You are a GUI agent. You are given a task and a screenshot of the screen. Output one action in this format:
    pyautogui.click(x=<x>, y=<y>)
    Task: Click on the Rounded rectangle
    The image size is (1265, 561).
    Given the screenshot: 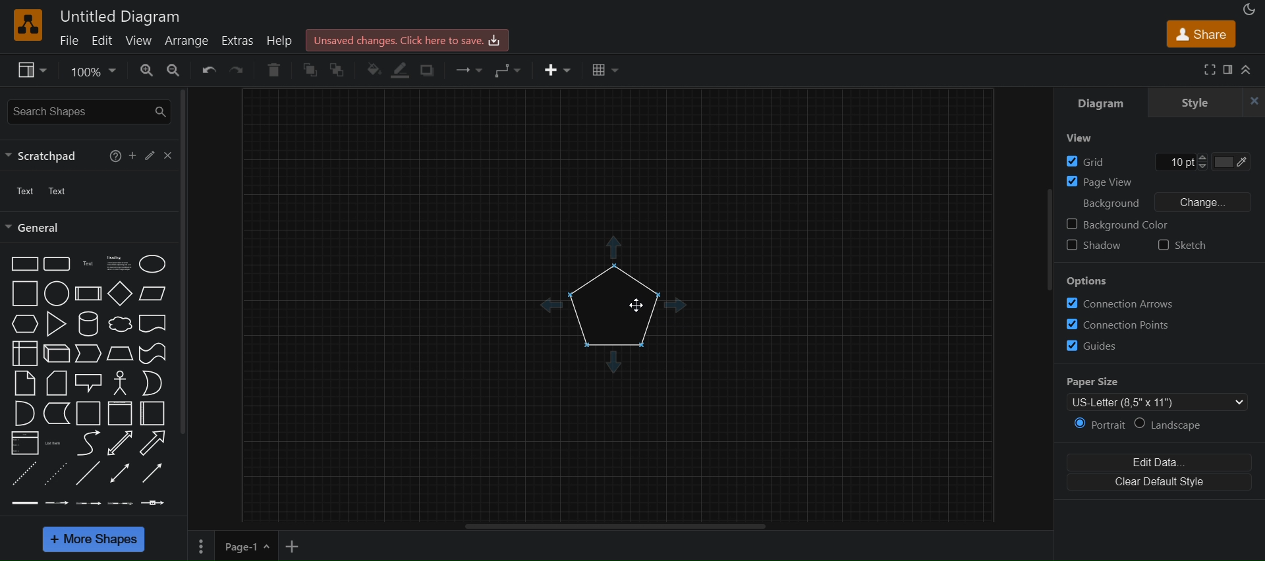 What is the action you would take?
    pyautogui.click(x=57, y=264)
    